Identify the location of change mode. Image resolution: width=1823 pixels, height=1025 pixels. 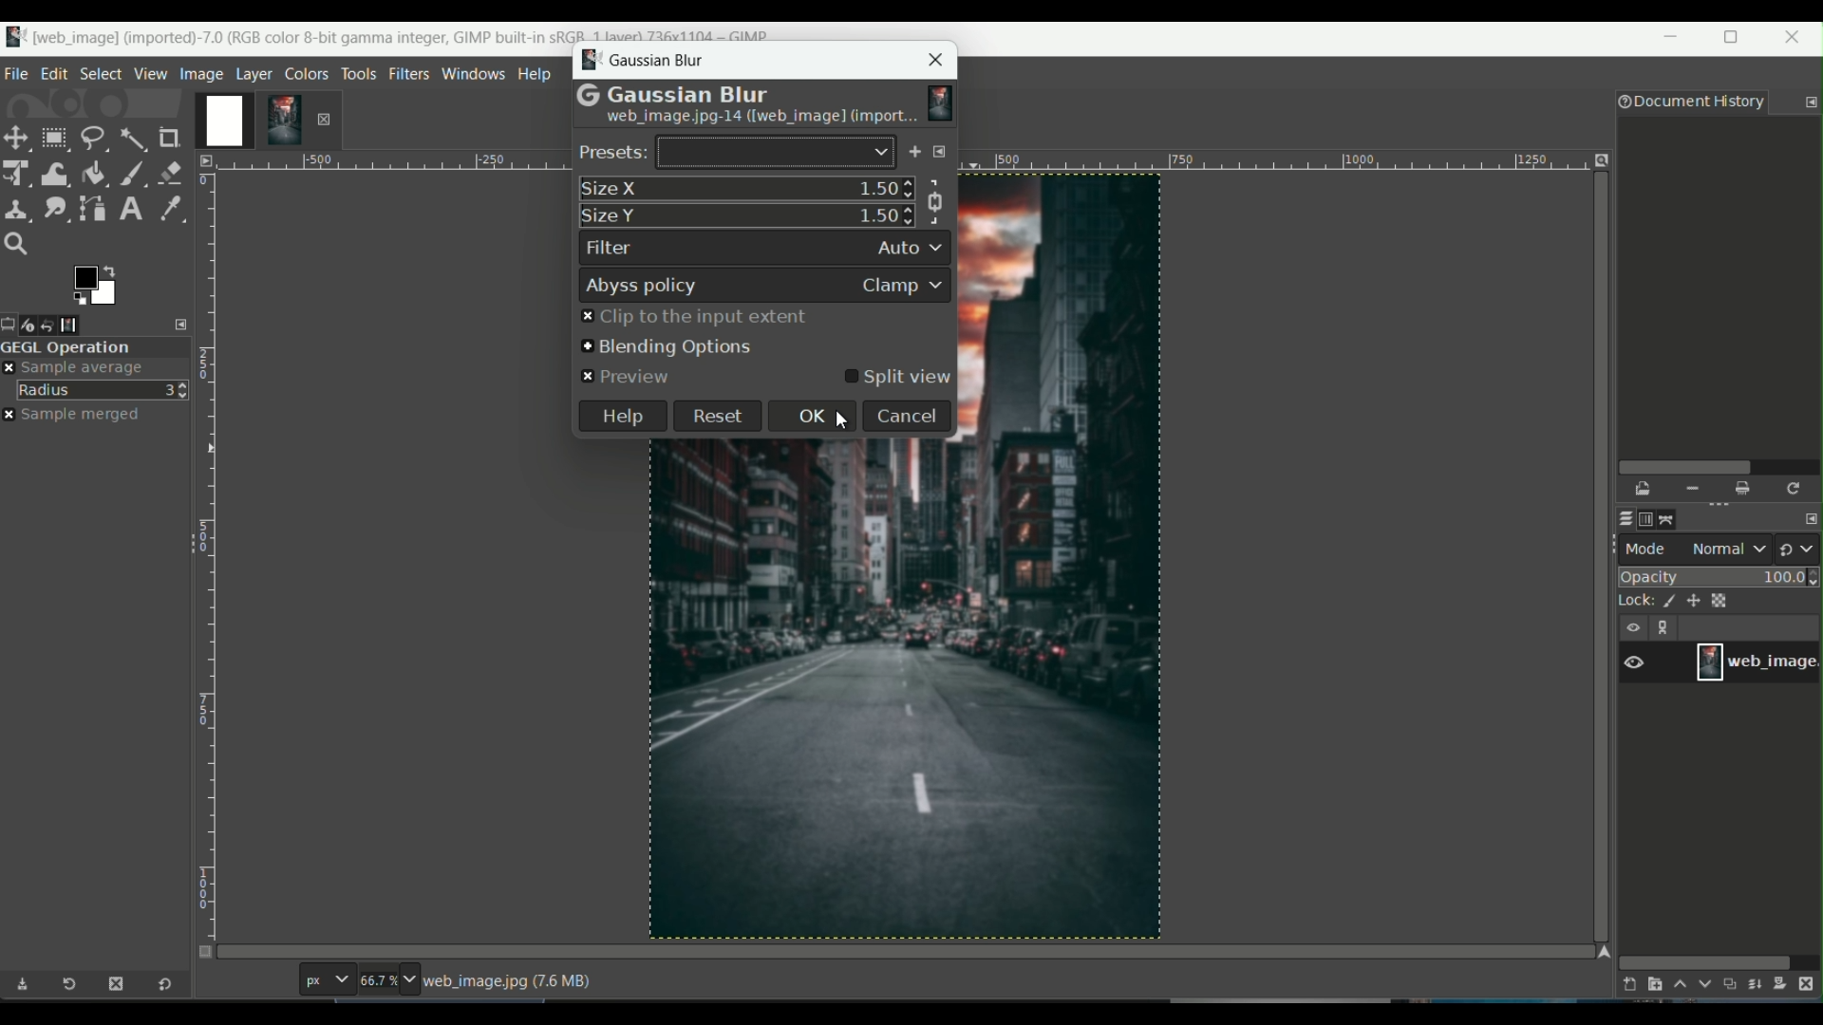
(1799, 548).